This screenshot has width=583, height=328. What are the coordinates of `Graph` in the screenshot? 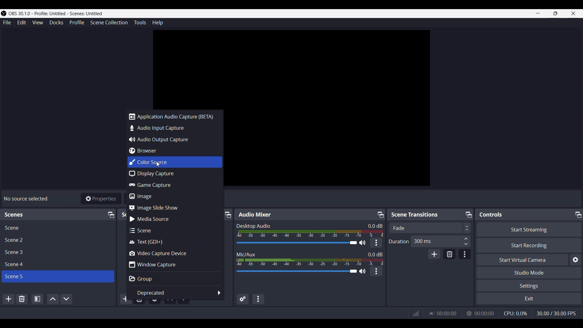 It's located at (415, 313).